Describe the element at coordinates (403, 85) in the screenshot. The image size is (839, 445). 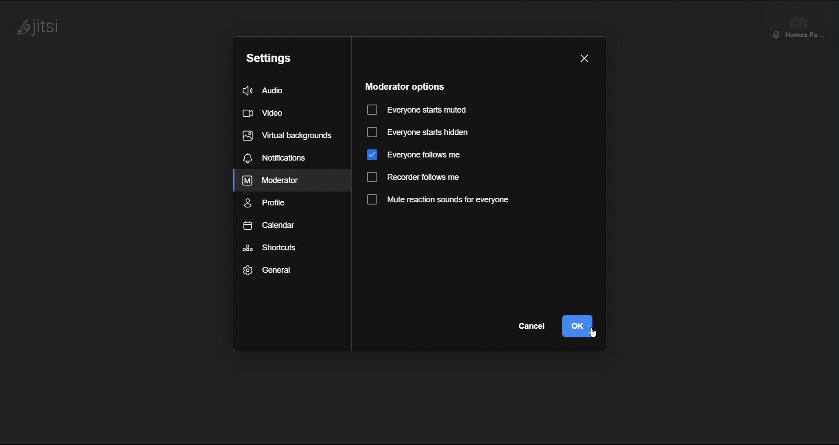
I see `Moderator options` at that location.